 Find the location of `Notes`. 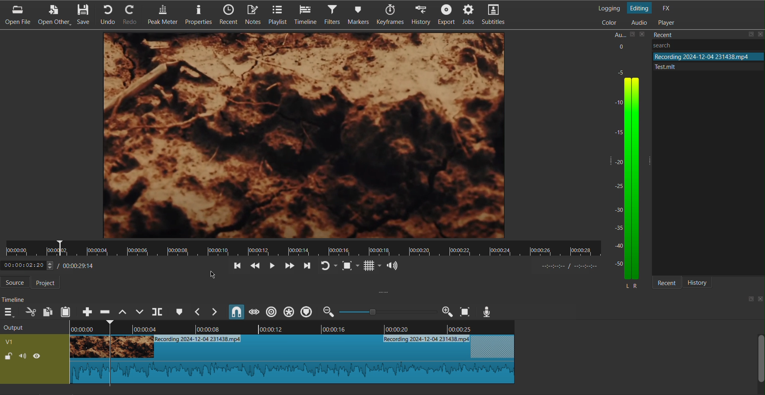

Notes is located at coordinates (254, 14).